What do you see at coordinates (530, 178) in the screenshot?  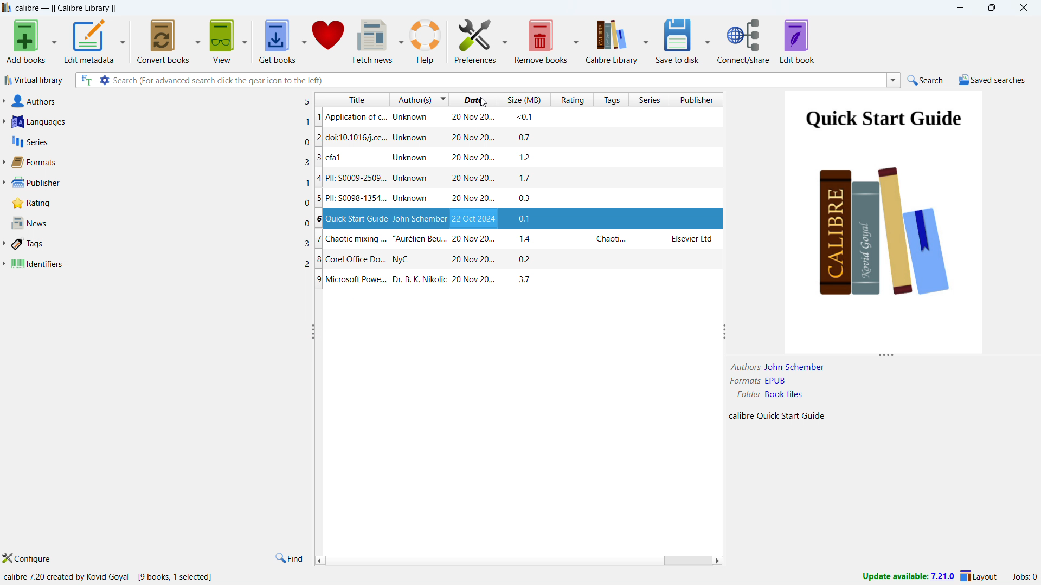 I see `1.7` at bounding box center [530, 178].